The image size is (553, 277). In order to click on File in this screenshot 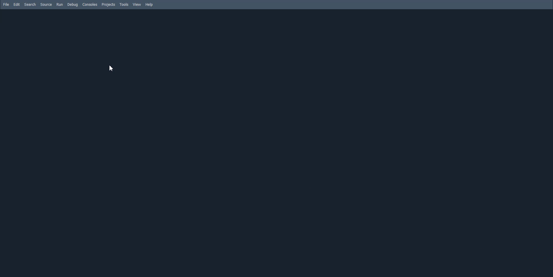, I will do `click(6, 5)`.